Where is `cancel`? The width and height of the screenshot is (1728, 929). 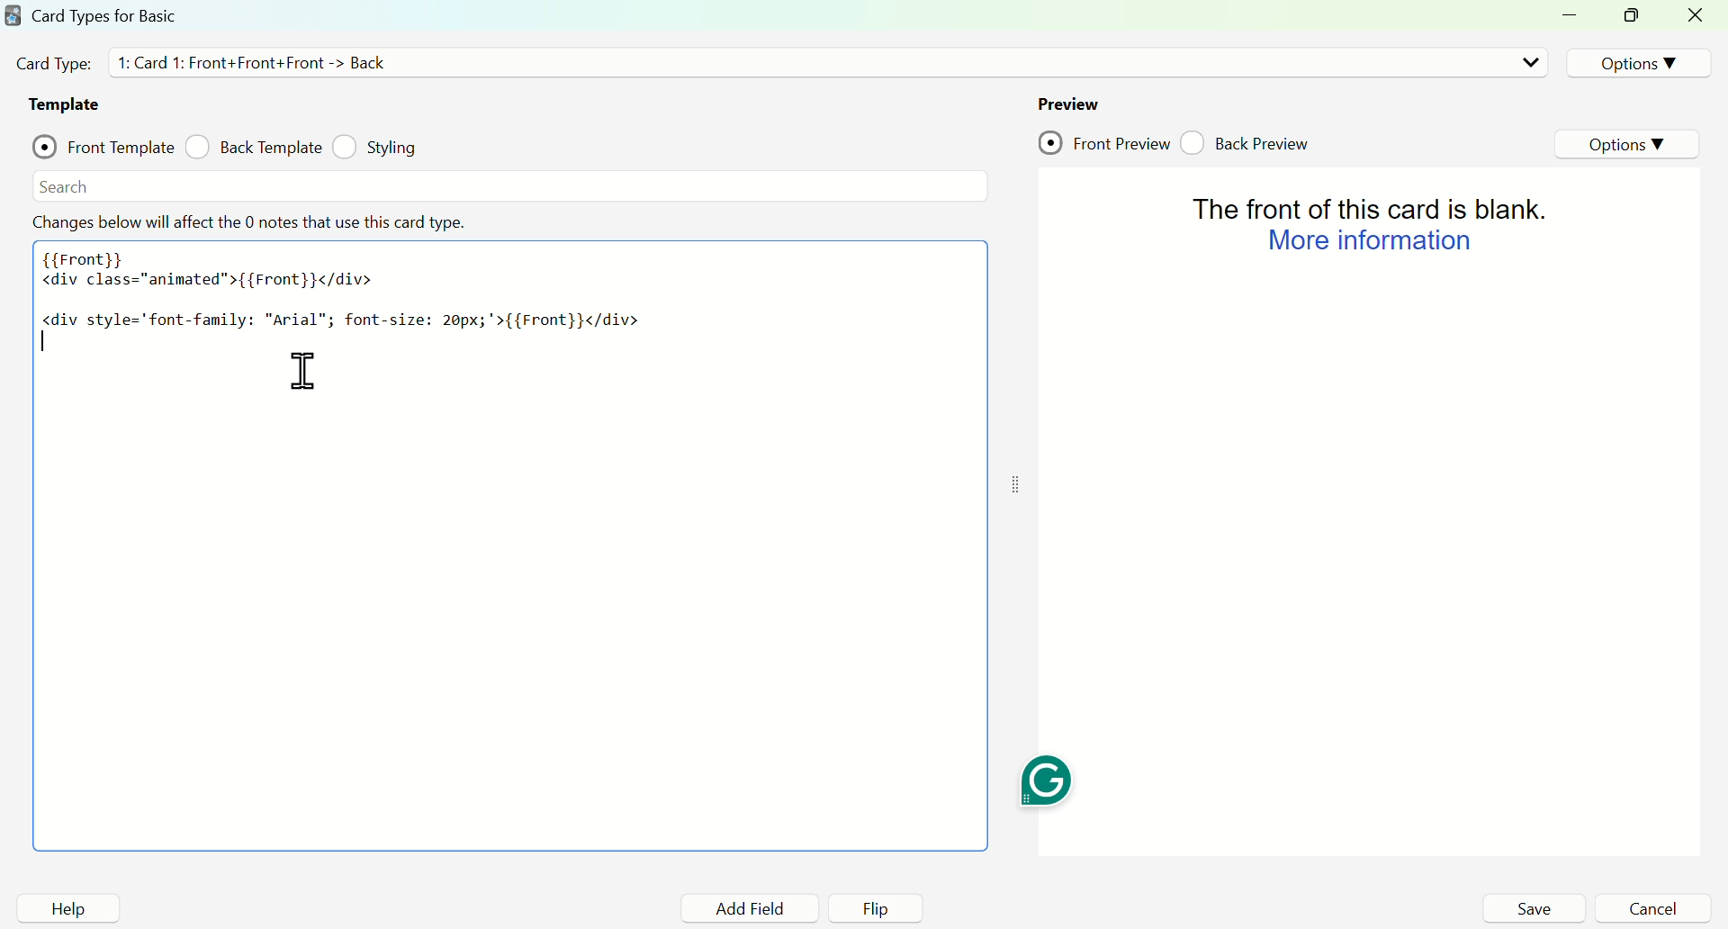
cancel is located at coordinates (1652, 908).